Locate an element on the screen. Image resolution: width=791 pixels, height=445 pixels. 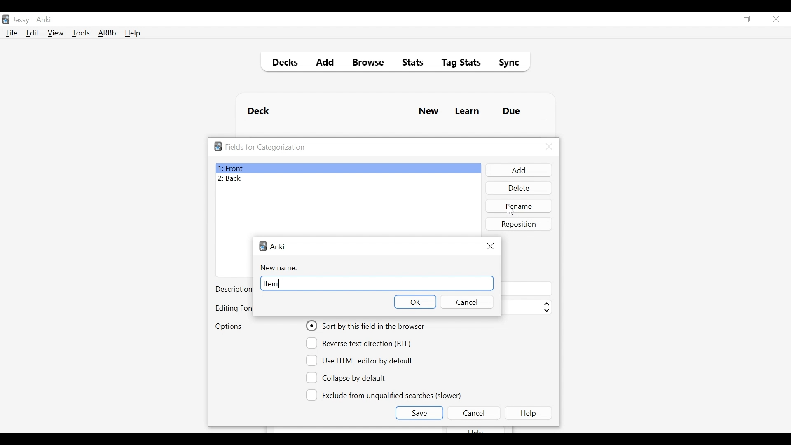
Cancel is located at coordinates (473, 413).